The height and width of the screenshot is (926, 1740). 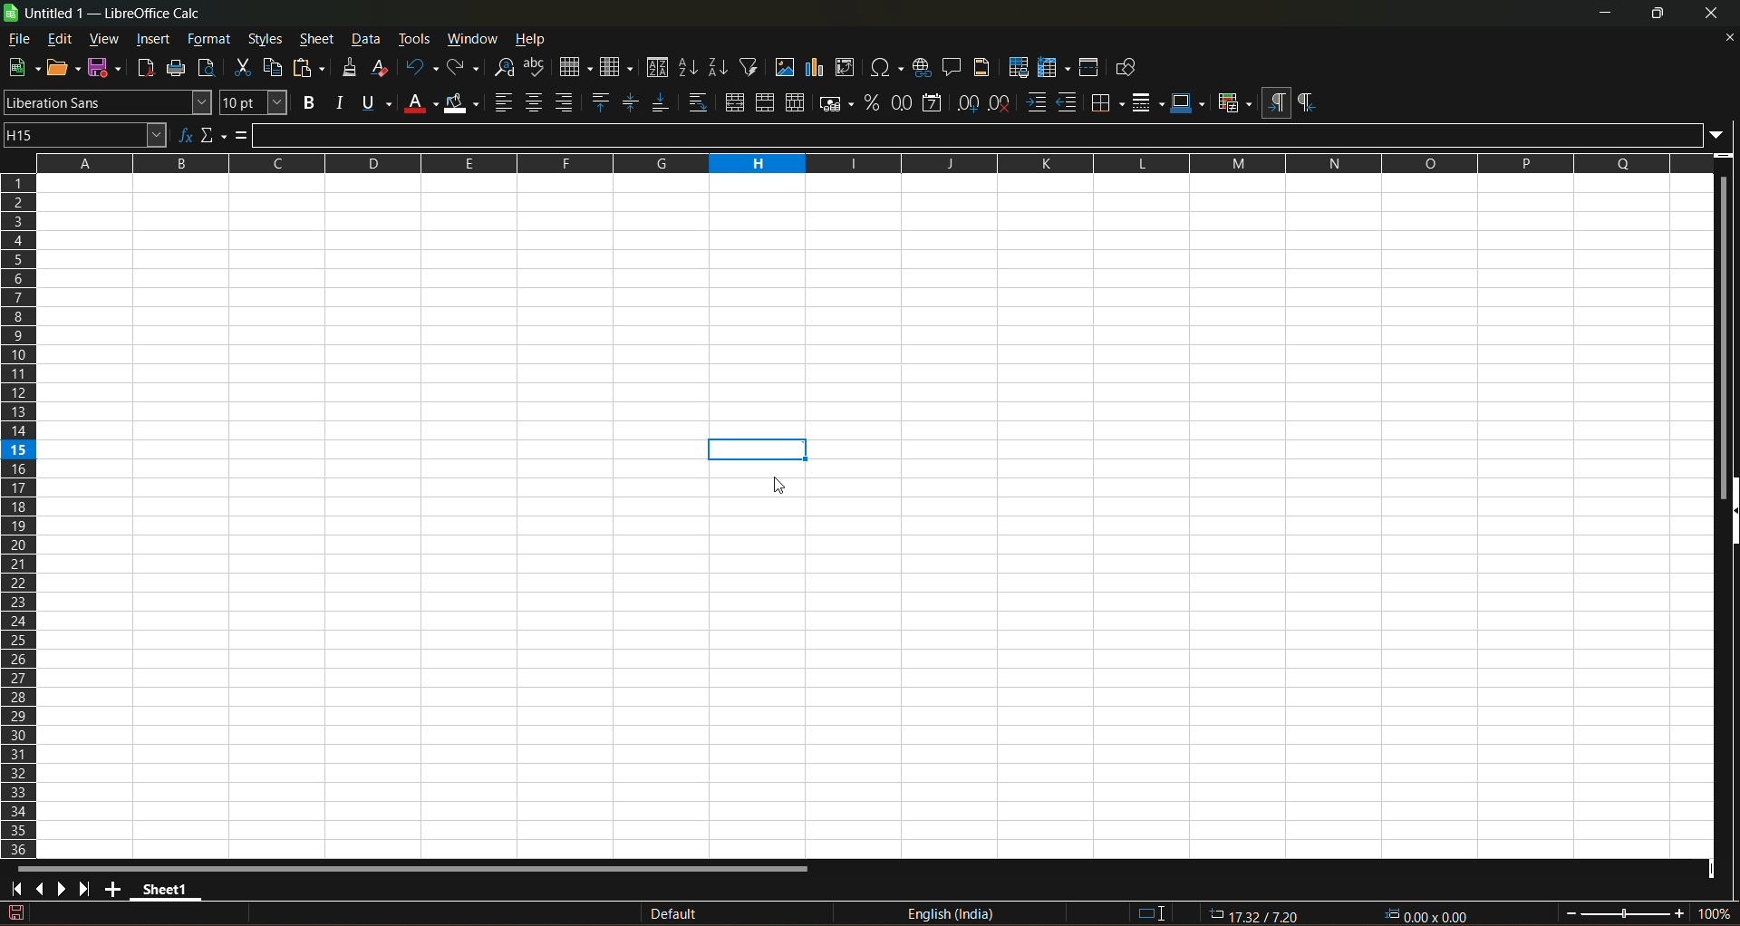 What do you see at coordinates (536, 67) in the screenshot?
I see `spelling` at bounding box center [536, 67].